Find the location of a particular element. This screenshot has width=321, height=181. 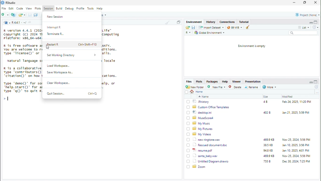

Delete is located at coordinates (235, 87).